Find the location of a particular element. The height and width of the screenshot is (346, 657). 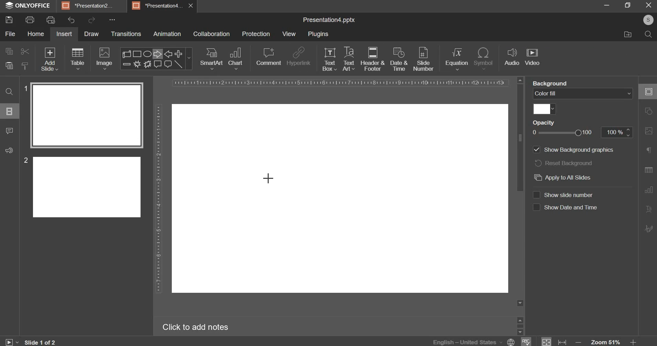

paste is located at coordinates (8, 66).